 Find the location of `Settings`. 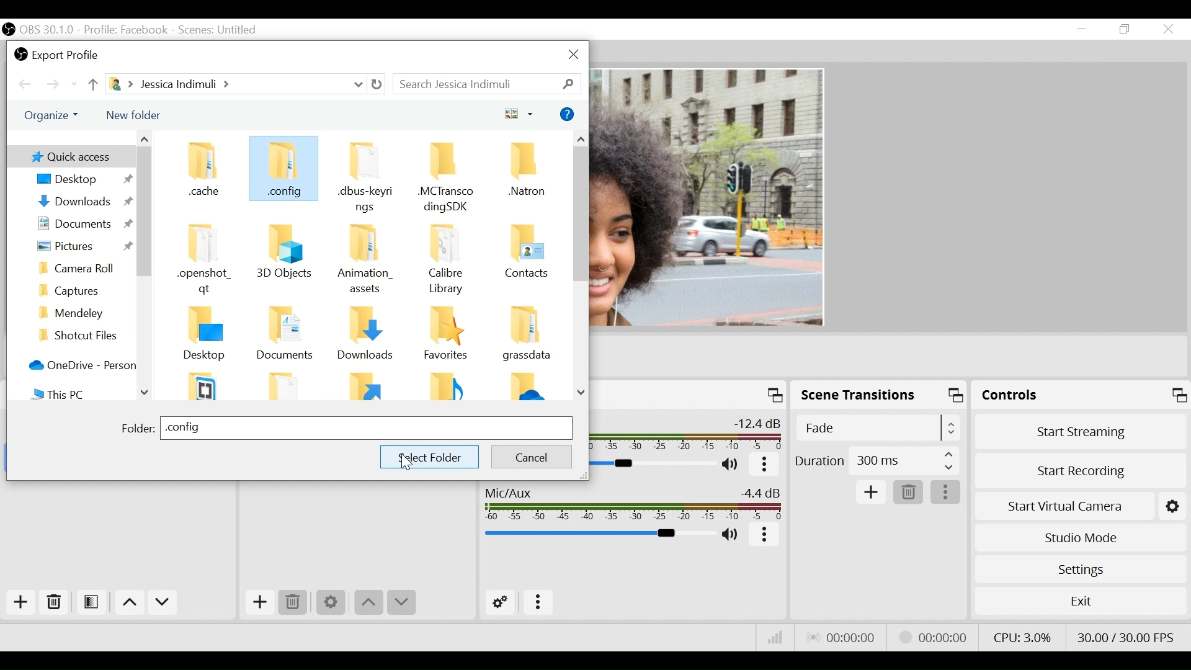

Settings is located at coordinates (332, 604).